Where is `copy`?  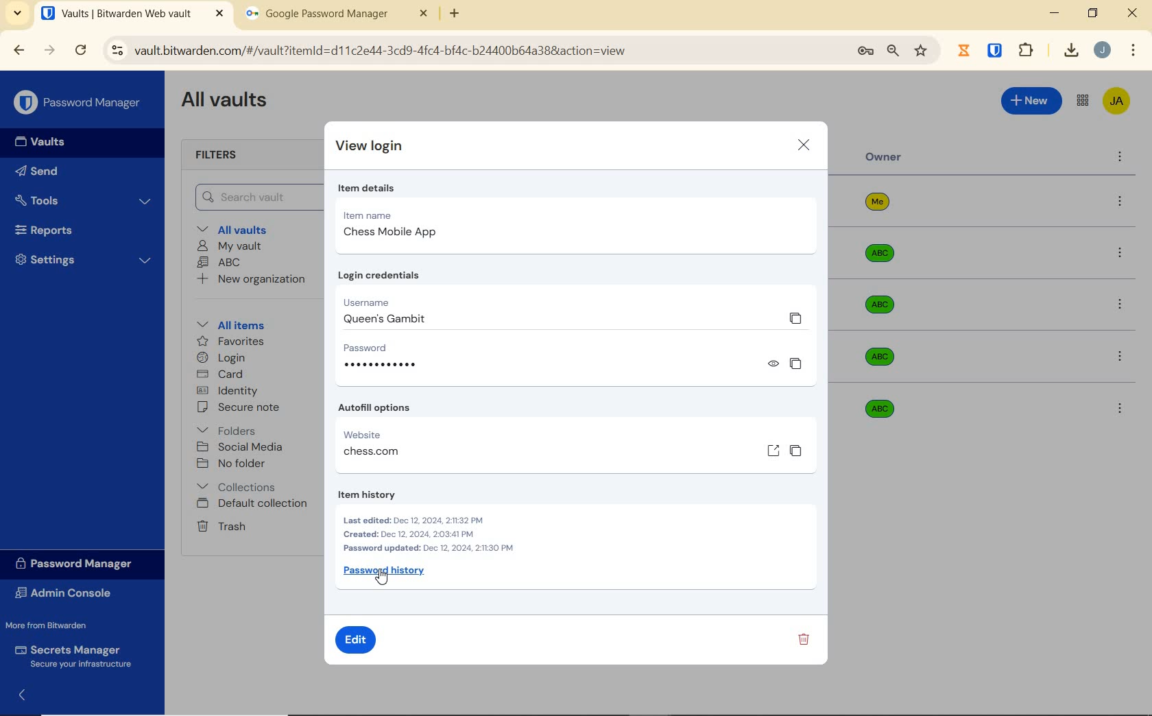 copy is located at coordinates (795, 321).